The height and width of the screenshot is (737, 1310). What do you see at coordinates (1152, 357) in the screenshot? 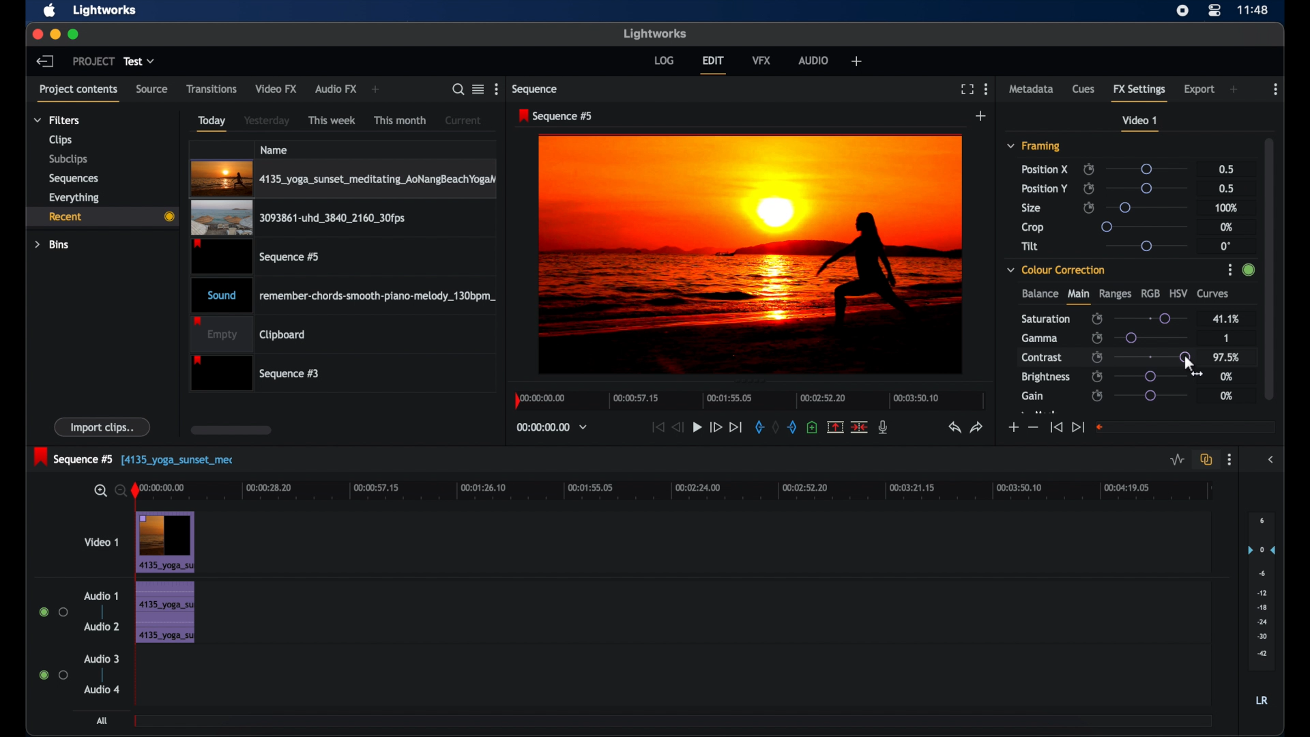
I see `slider` at bounding box center [1152, 357].